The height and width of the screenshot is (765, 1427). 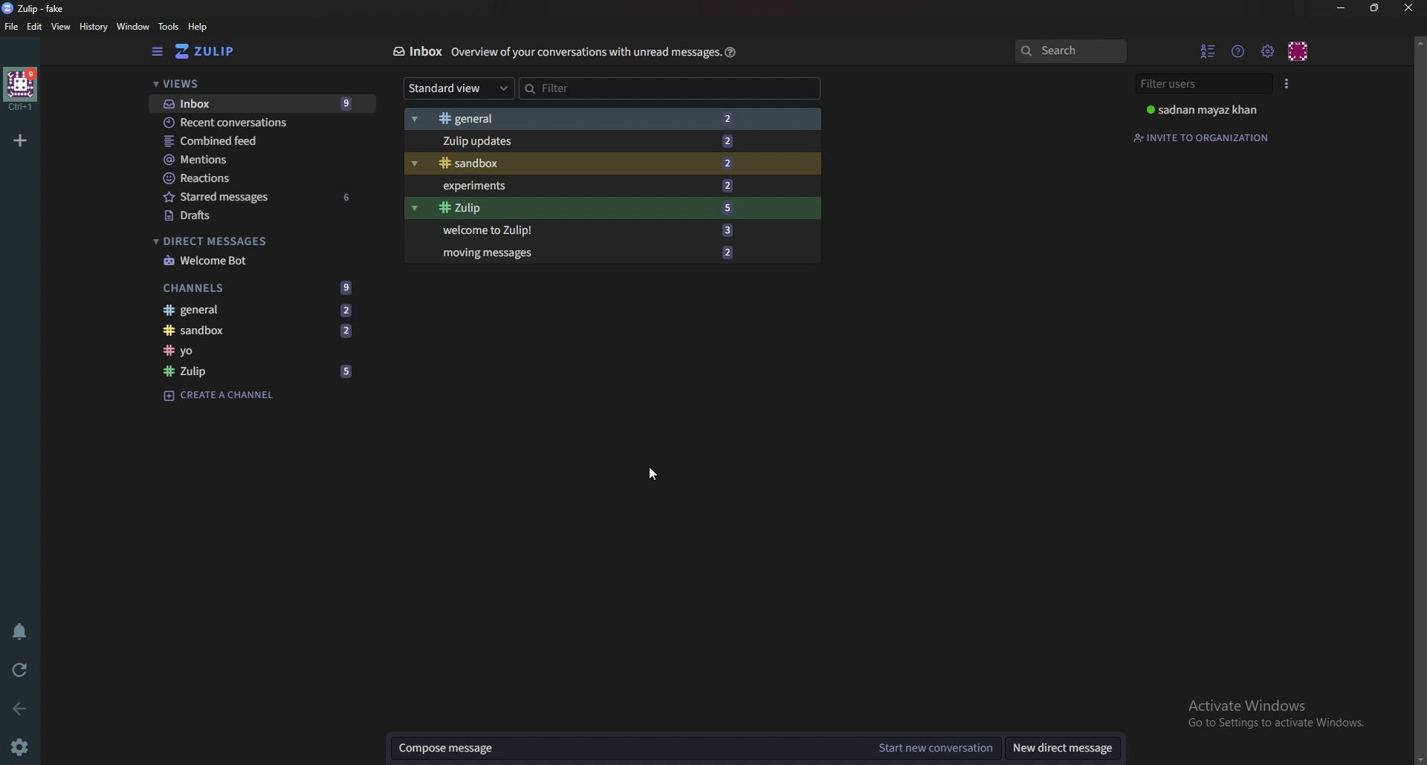 I want to click on direct messages, so click(x=243, y=241).